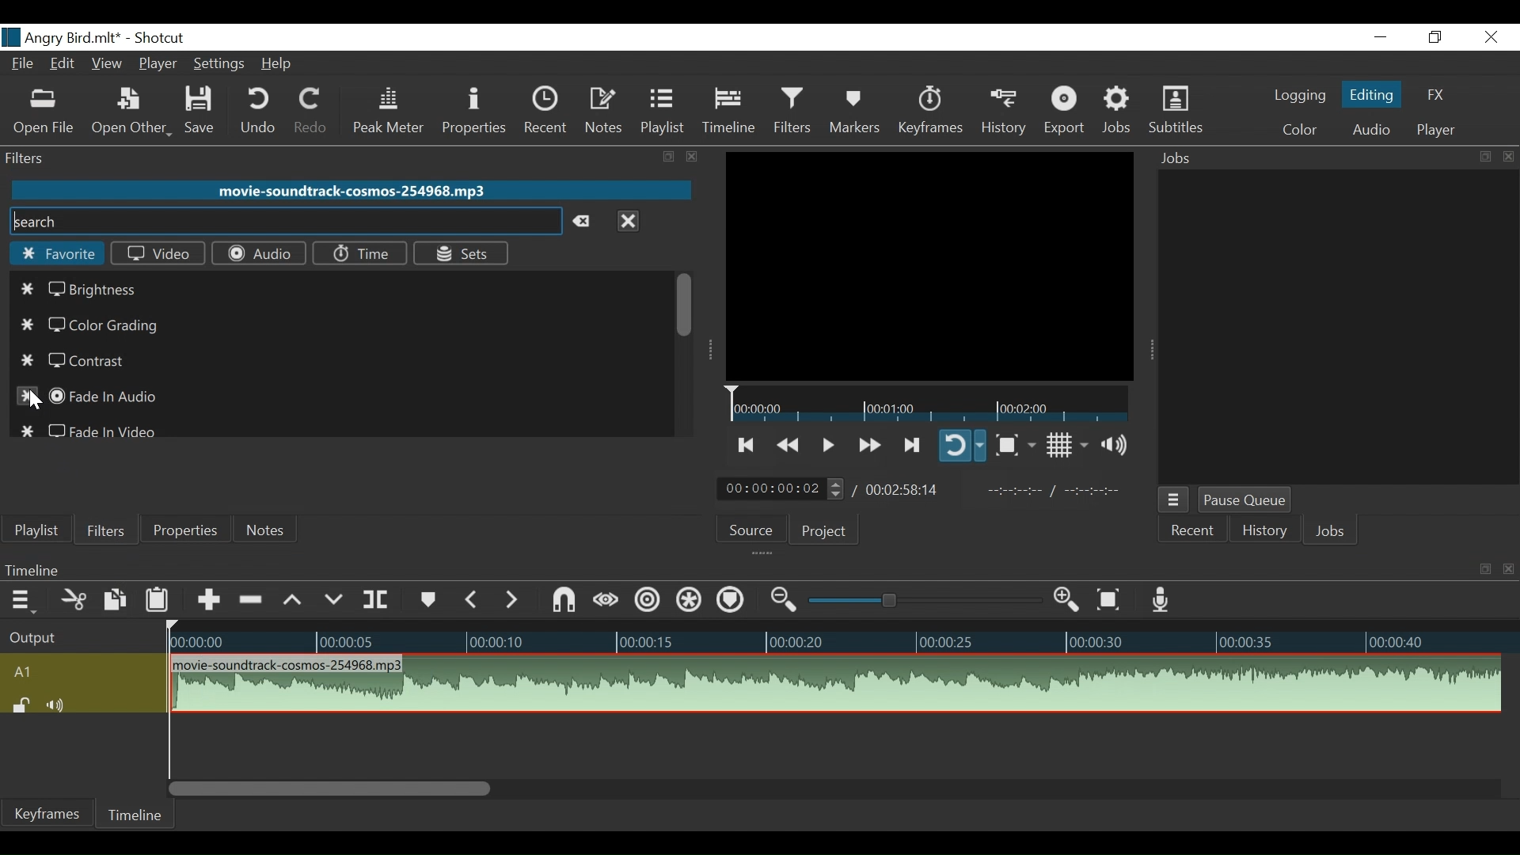 This screenshot has width=1520, height=855. What do you see at coordinates (1433, 131) in the screenshot?
I see `Player` at bounding box center [1433, 131].